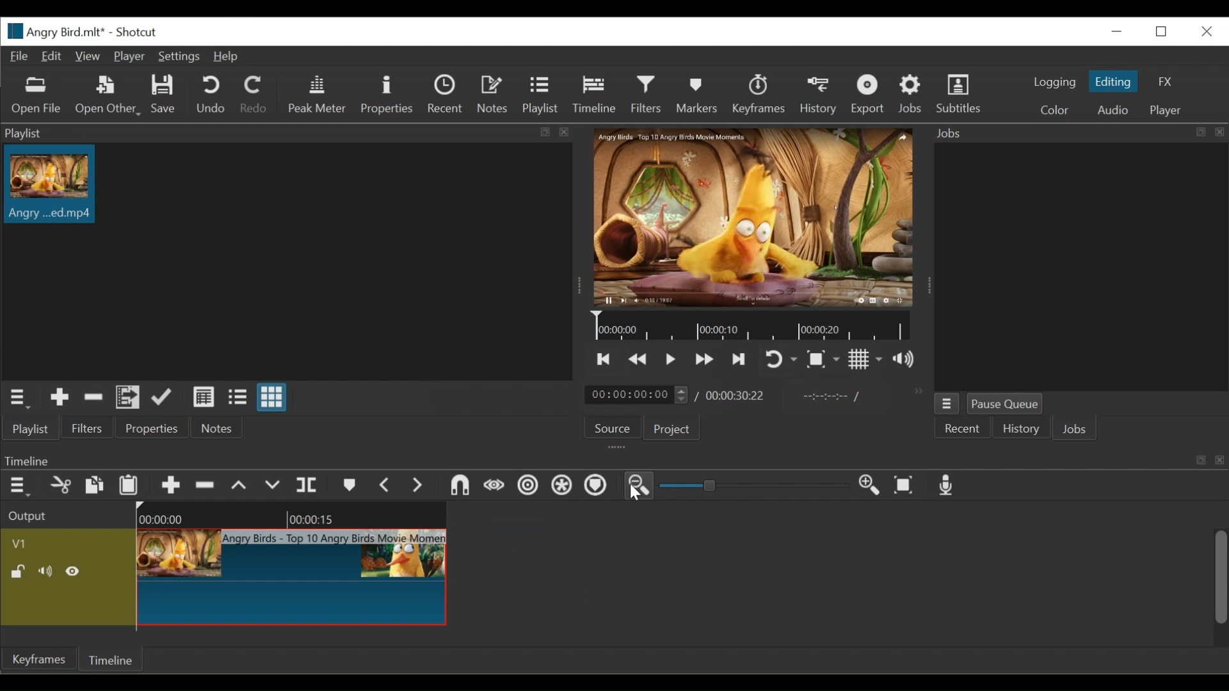  What do you see at coordinates (209, 485) in the screenshot?
I see `remove clip` at bounding box center [209, 485].